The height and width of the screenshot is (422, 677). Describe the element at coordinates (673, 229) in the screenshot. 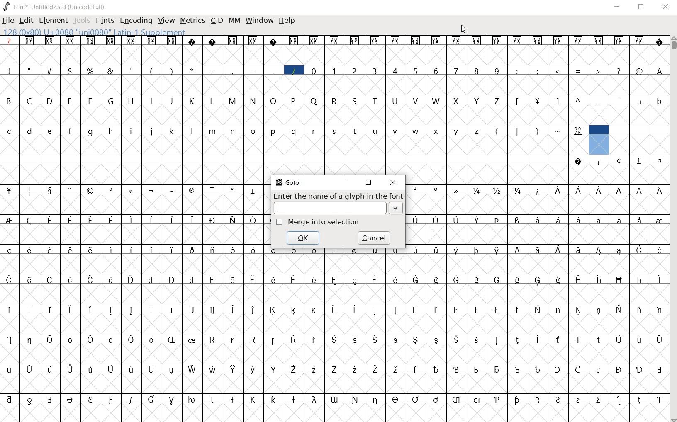

I see `SCROLLBAR` at that location.